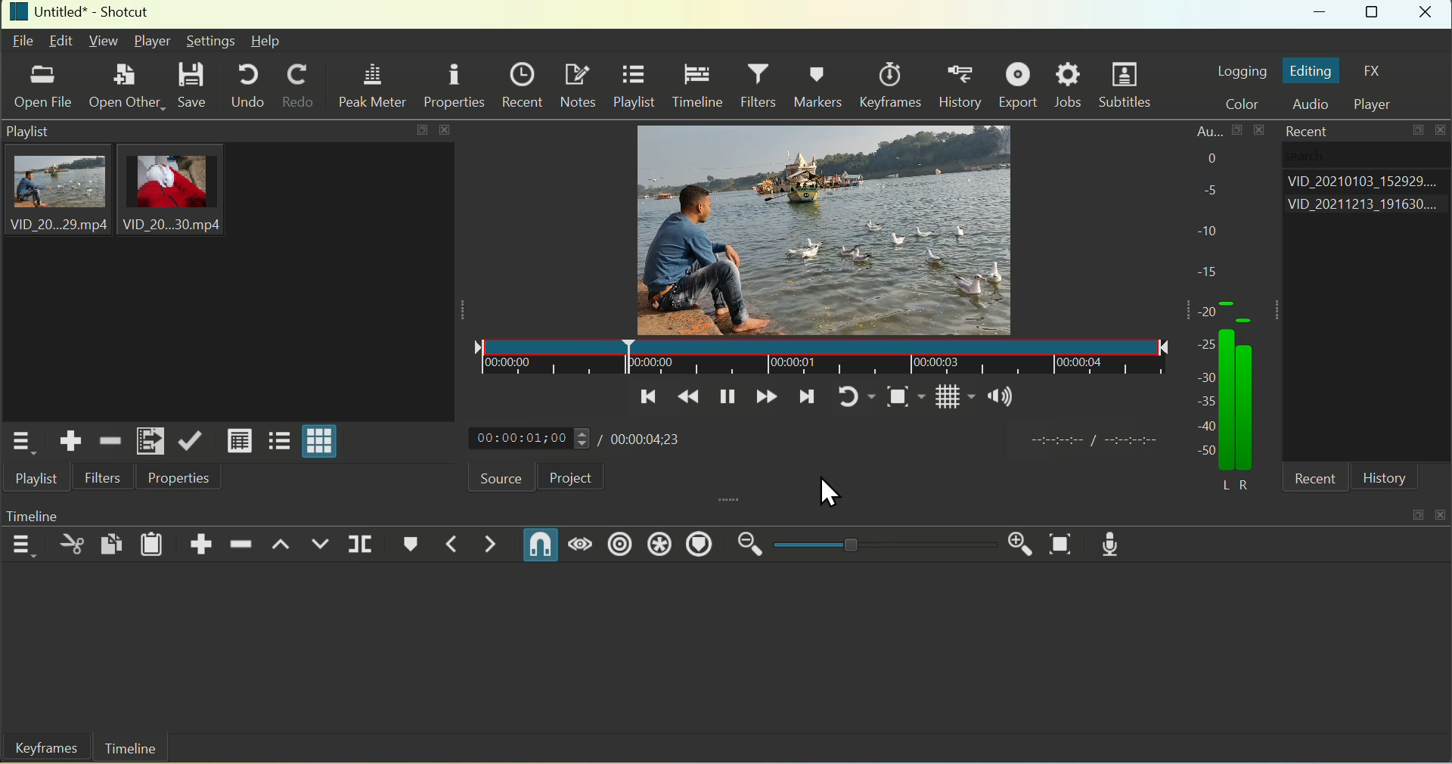  I want to click on Minimize, so click(1322, 15).